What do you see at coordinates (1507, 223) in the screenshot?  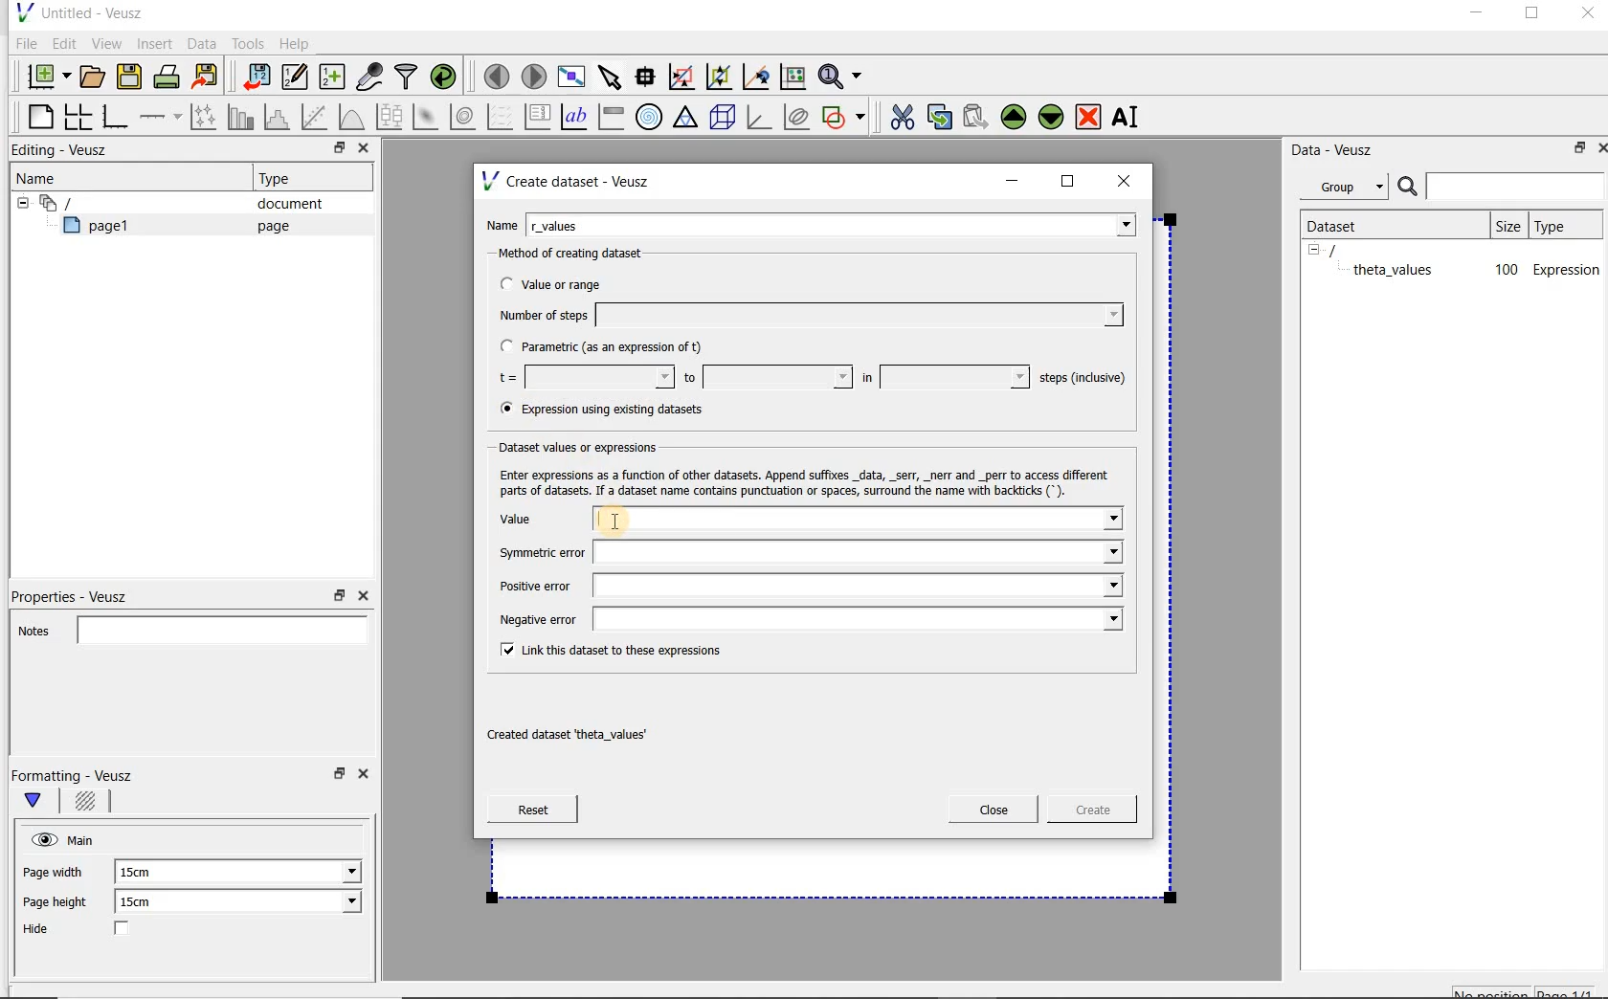 I see `size` at bounding box center [1507, 223].